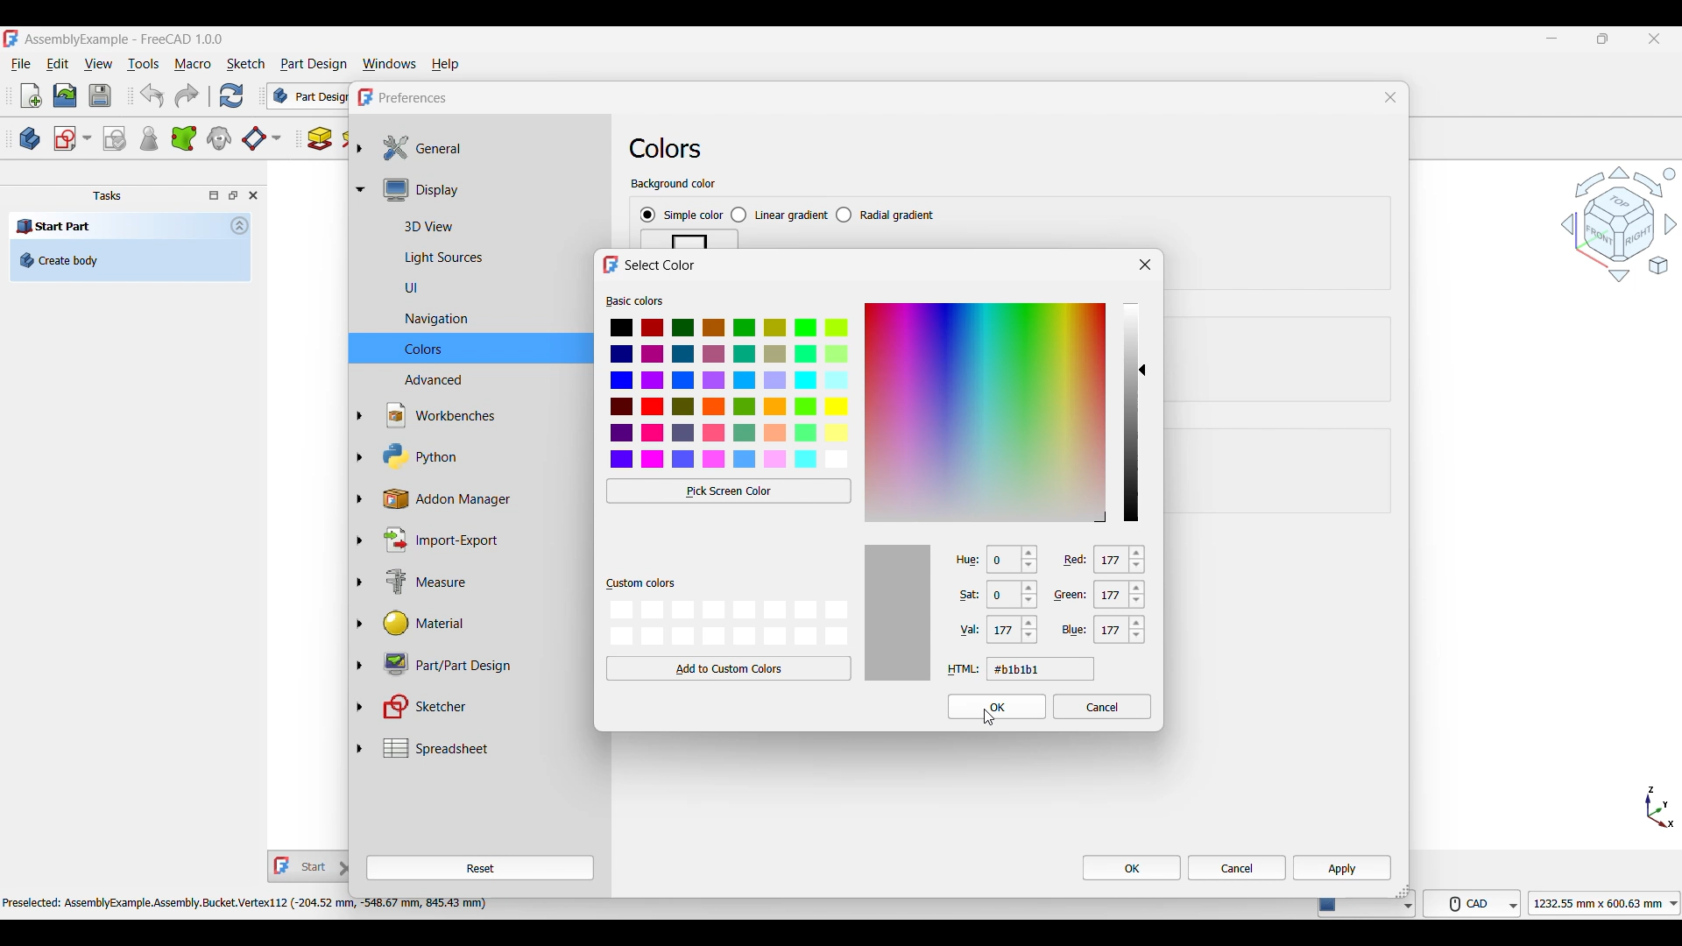 This screenshot has width=1682, height=946. I want to click on Toggle overlay, so click(214, 195).